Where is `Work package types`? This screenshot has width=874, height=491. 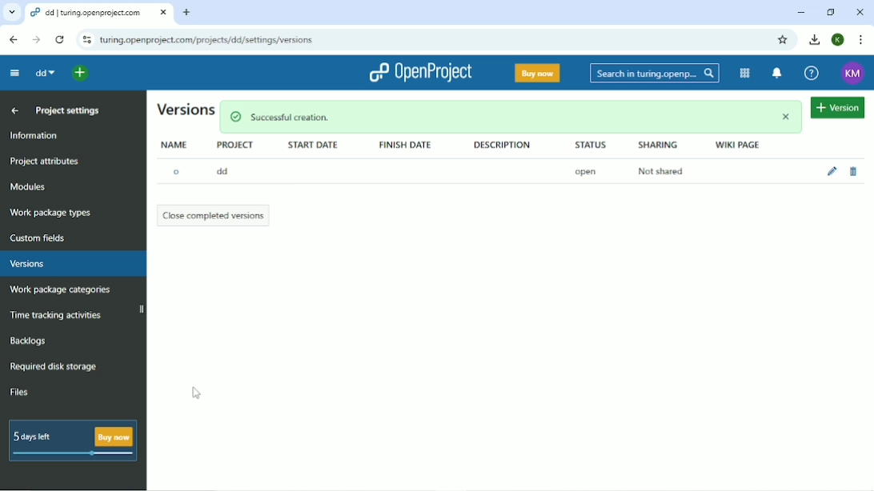
Work package types is located at coordinates (51, 214).